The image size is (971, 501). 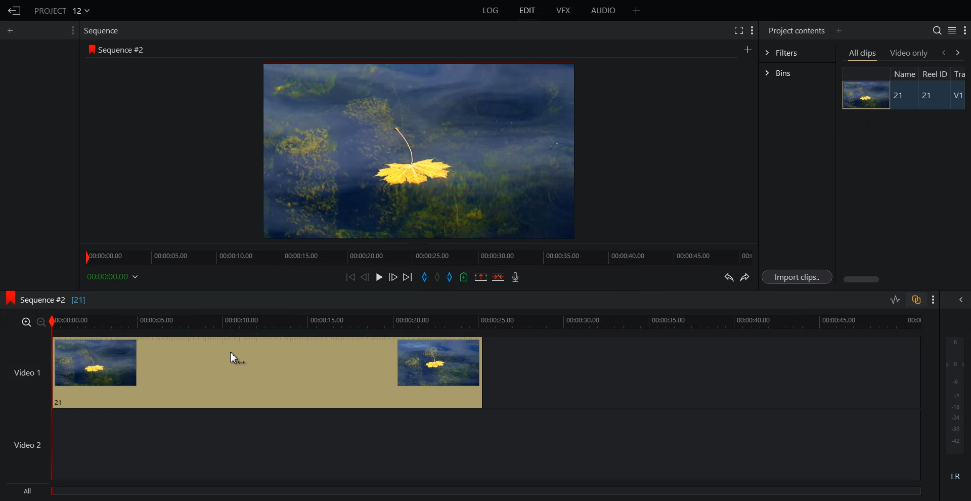 I want to click on Show the full audio mix, so click(x=958, y=300).